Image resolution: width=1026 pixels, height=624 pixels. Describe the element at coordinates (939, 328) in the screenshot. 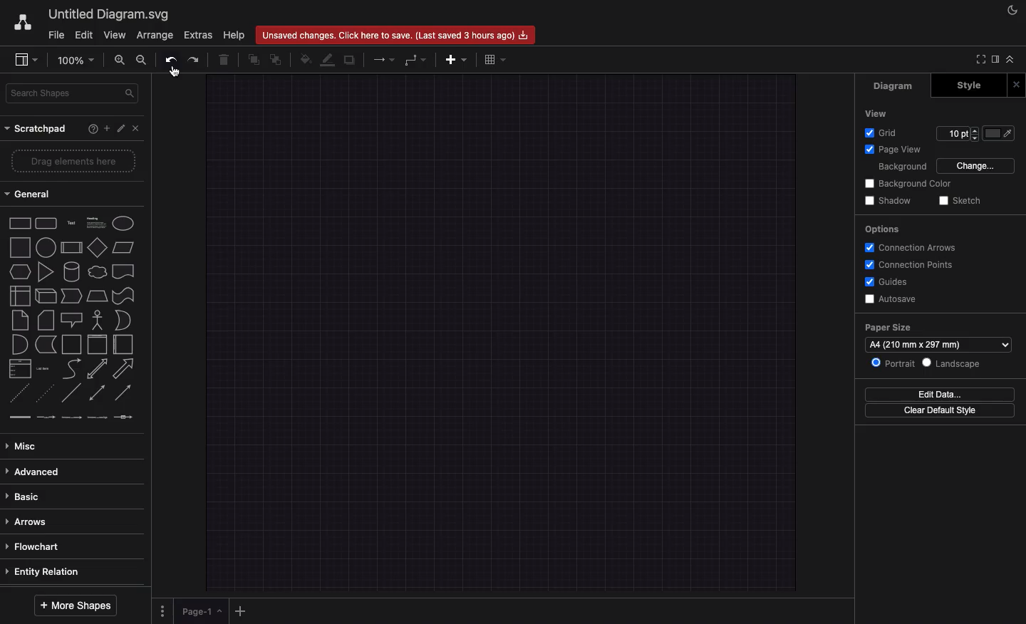

I see `Paper size` at that location.